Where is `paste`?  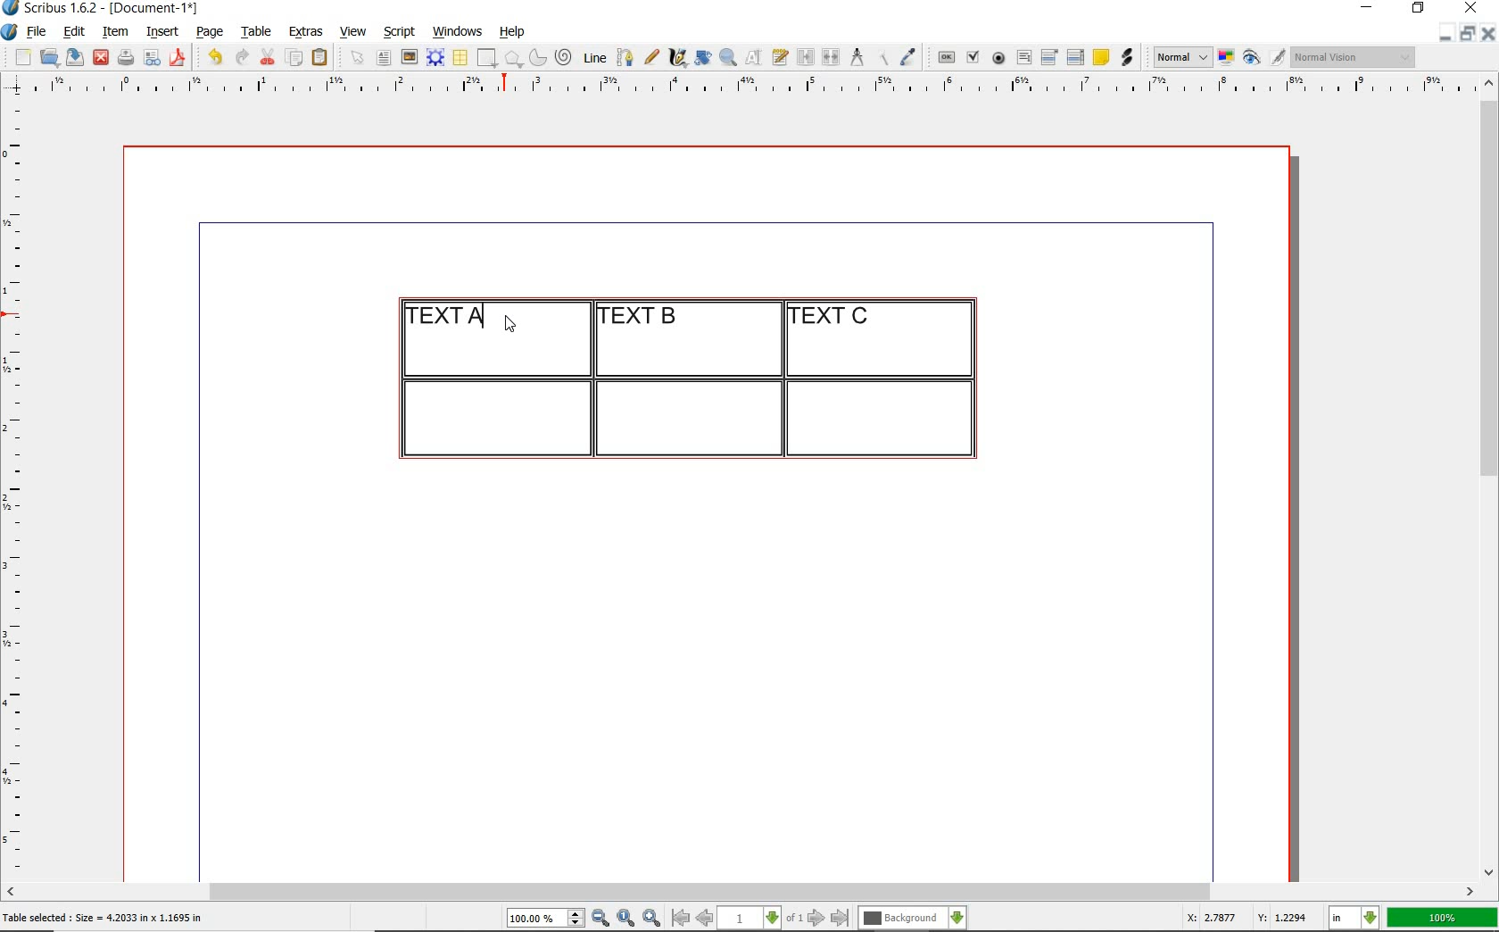
paste is located at coordinates (323, 58).